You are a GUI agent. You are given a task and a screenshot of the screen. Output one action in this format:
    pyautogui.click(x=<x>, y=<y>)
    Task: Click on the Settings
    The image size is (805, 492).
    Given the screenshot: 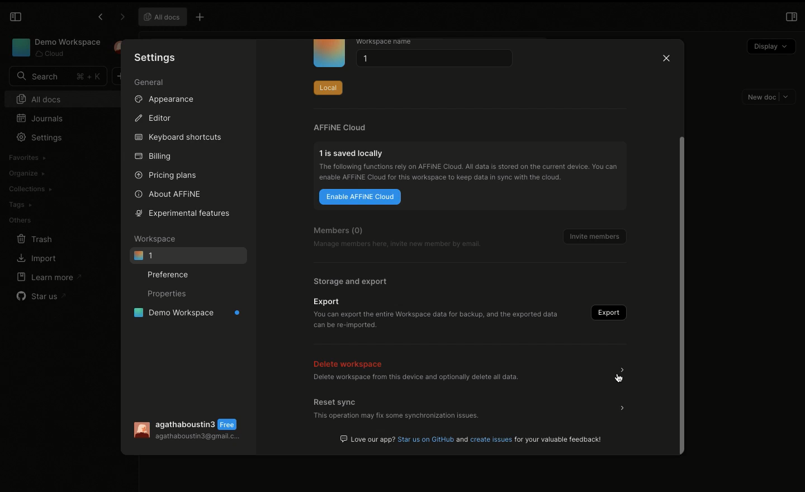 What is the action you would take?
    pyautogui.click(x=155, y=57)
    